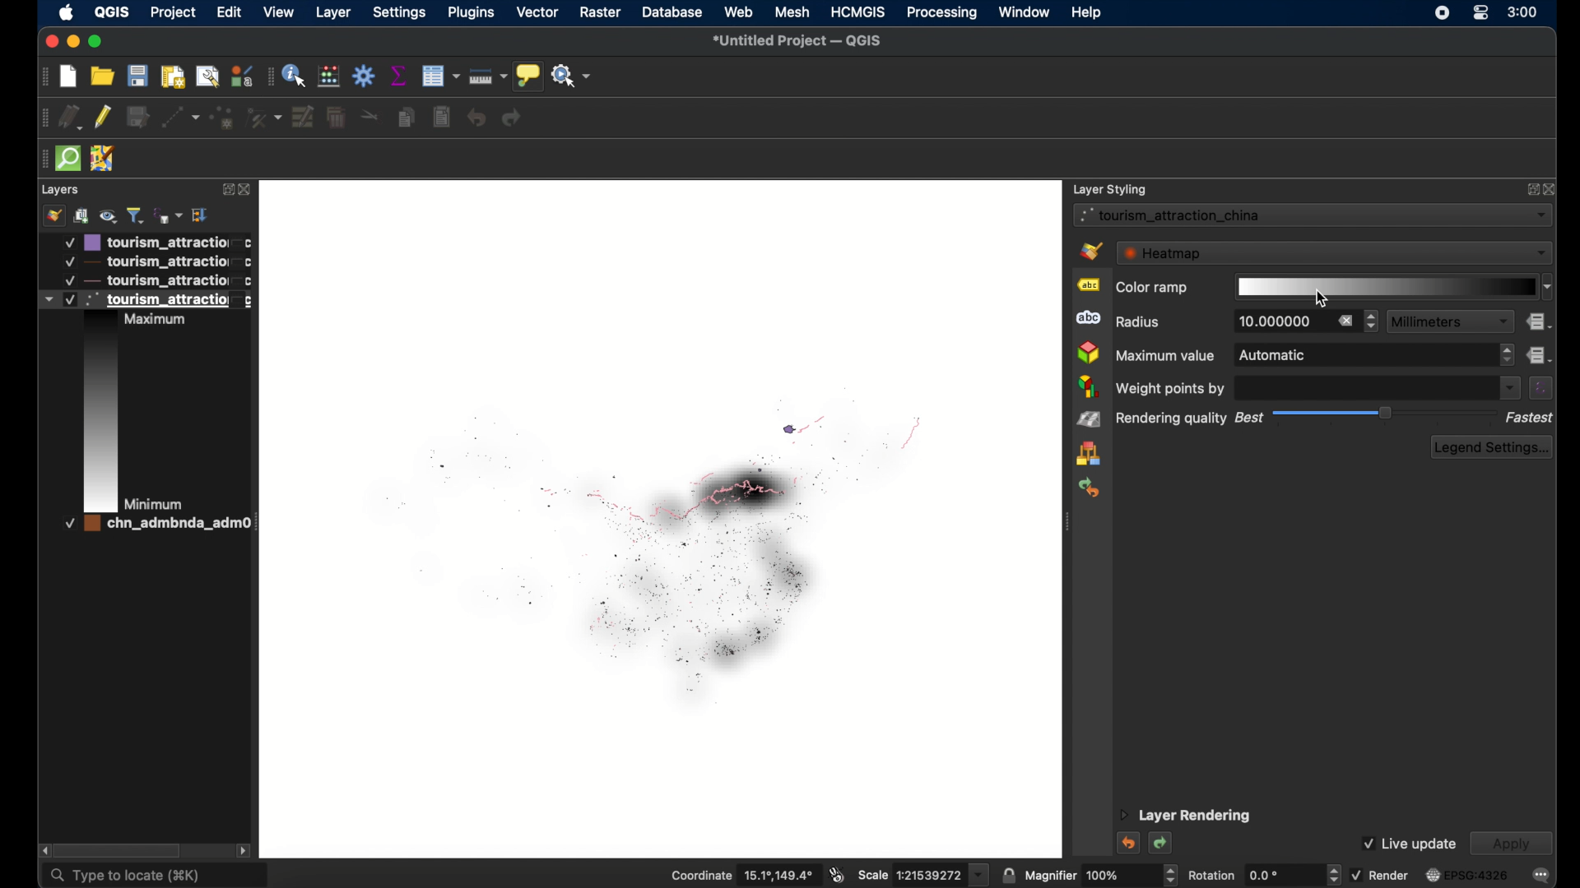 This screenshot has width=1580, height=888. What do you see at coordinates (41, 849) in the screenshot?
I see `scroll right arrow` at bounding box center [41, 849].